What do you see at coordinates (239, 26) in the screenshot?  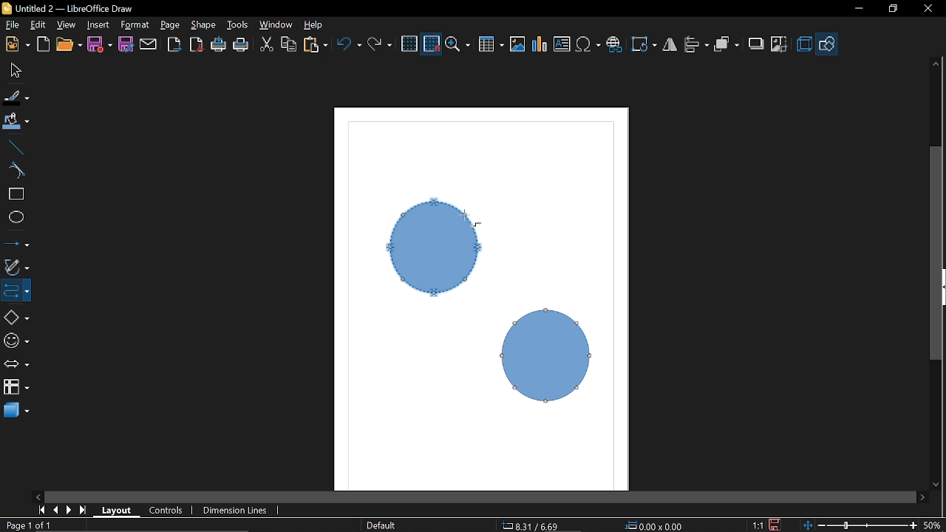 I see `Tools` at bounding box center [239, 26].